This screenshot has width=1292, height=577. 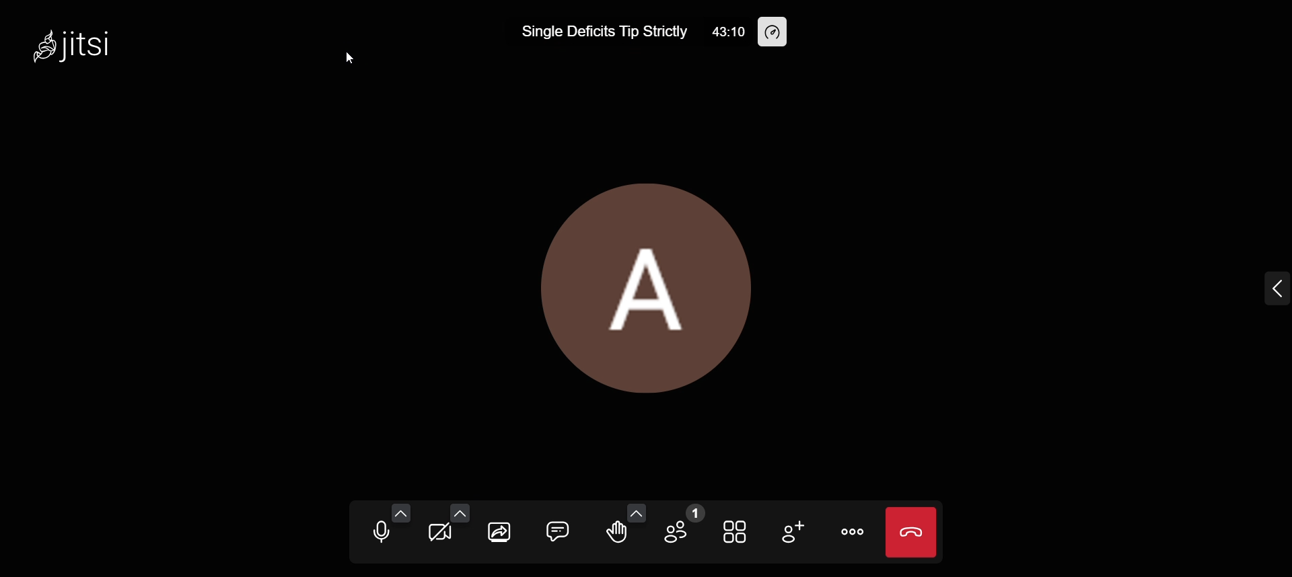 What do you see at coordinates (554, 529) in the screenshot?
I see `open chat` at bounding box center [554, 529].